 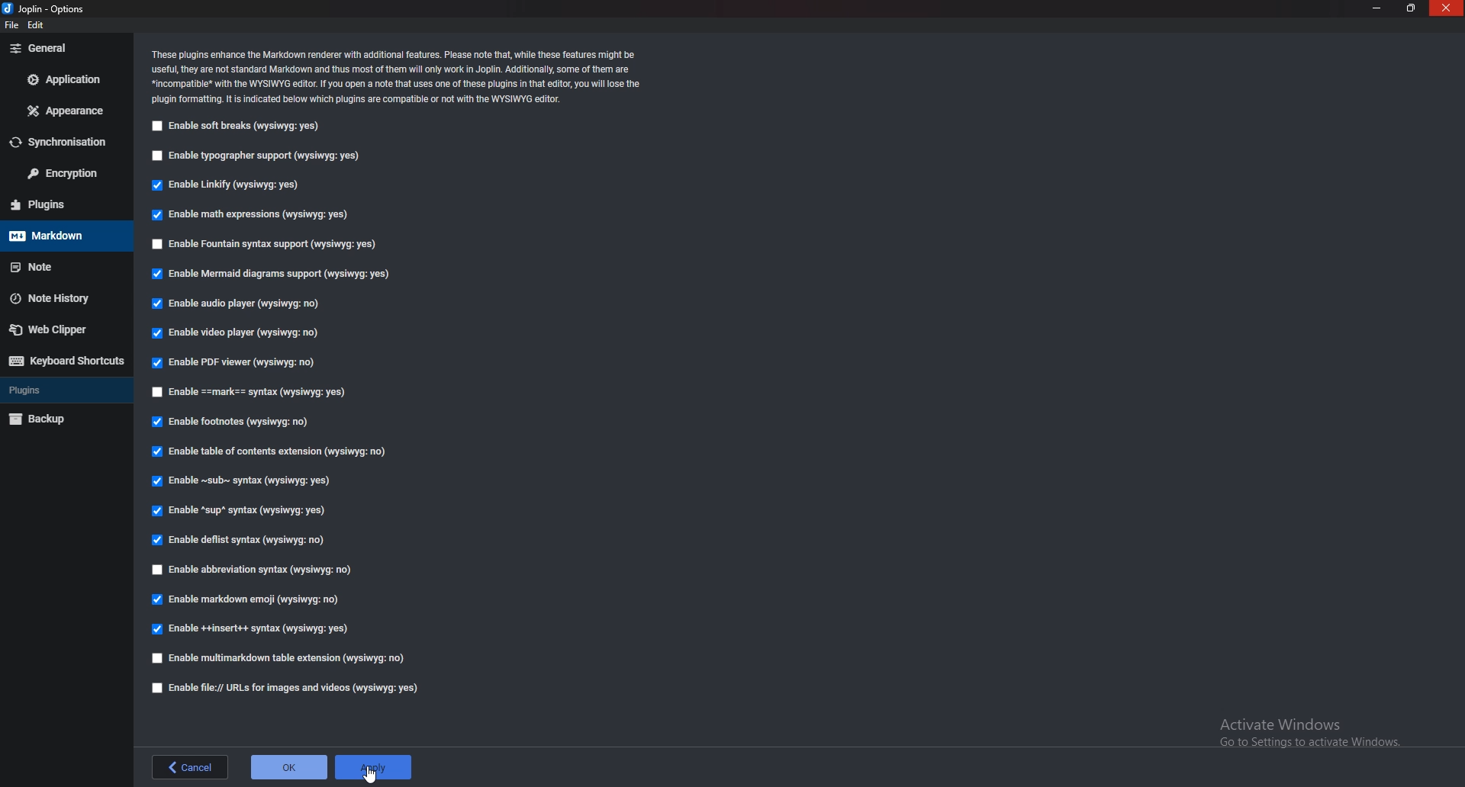 I want to click on Encryption, so click(x=61, y=175).